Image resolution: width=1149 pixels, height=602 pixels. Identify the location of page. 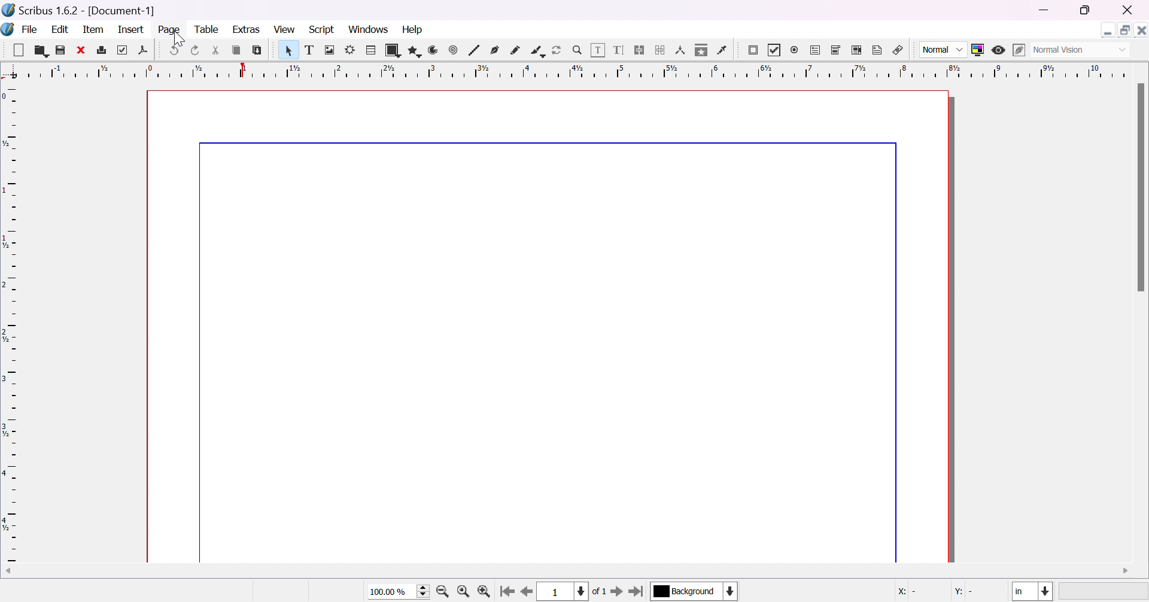
(548, 326).